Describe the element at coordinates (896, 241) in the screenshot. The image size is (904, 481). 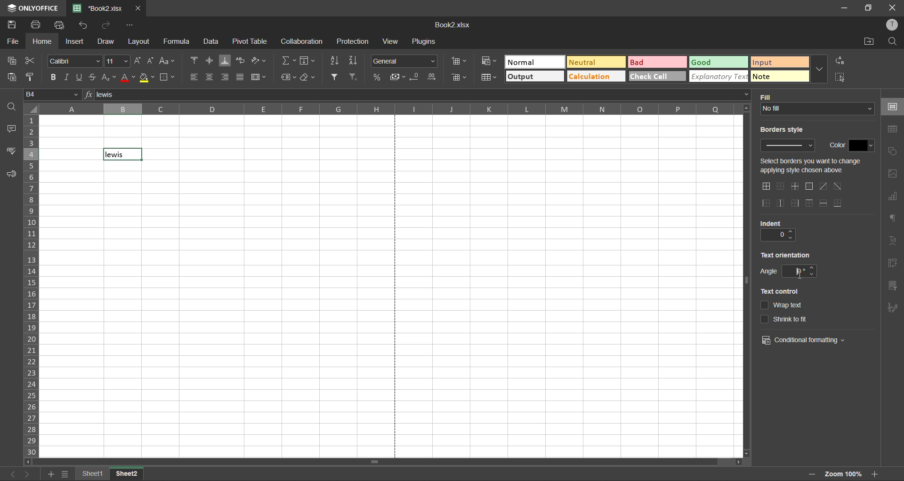
I see `text` at that location.